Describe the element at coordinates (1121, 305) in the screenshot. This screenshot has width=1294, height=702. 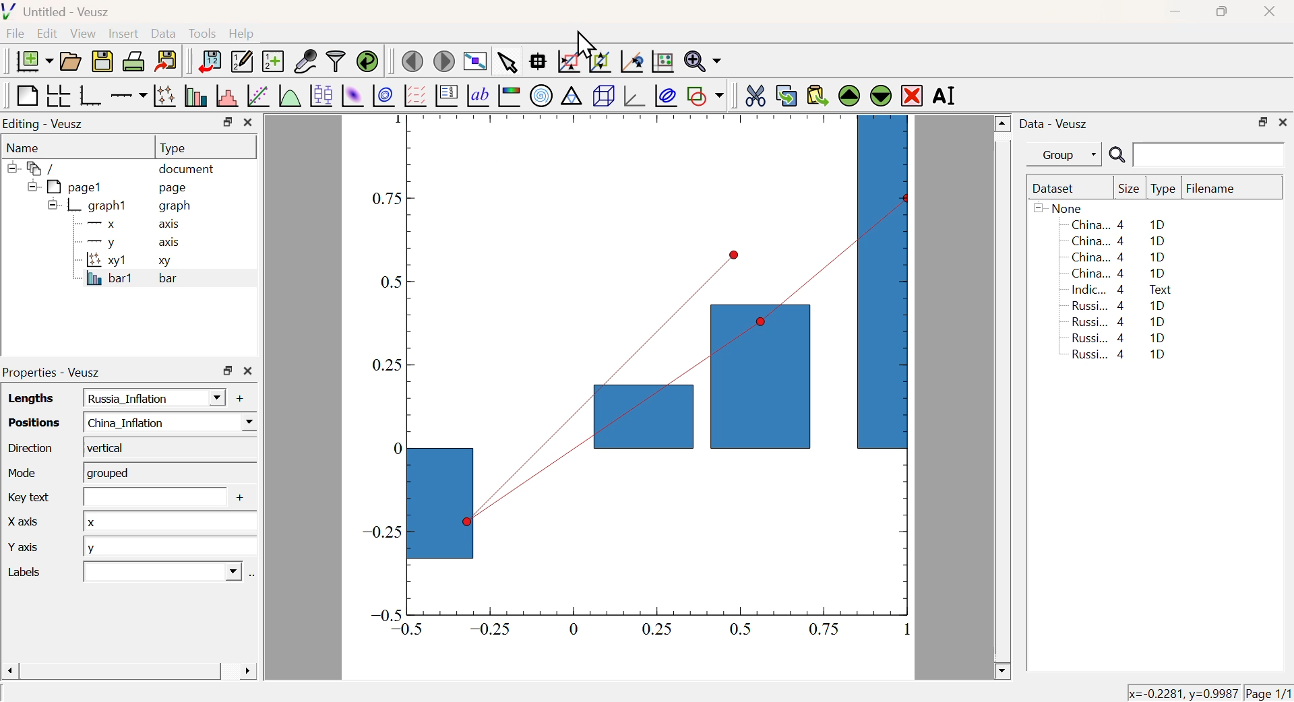
I see `Russi... 4 1D` at that location.